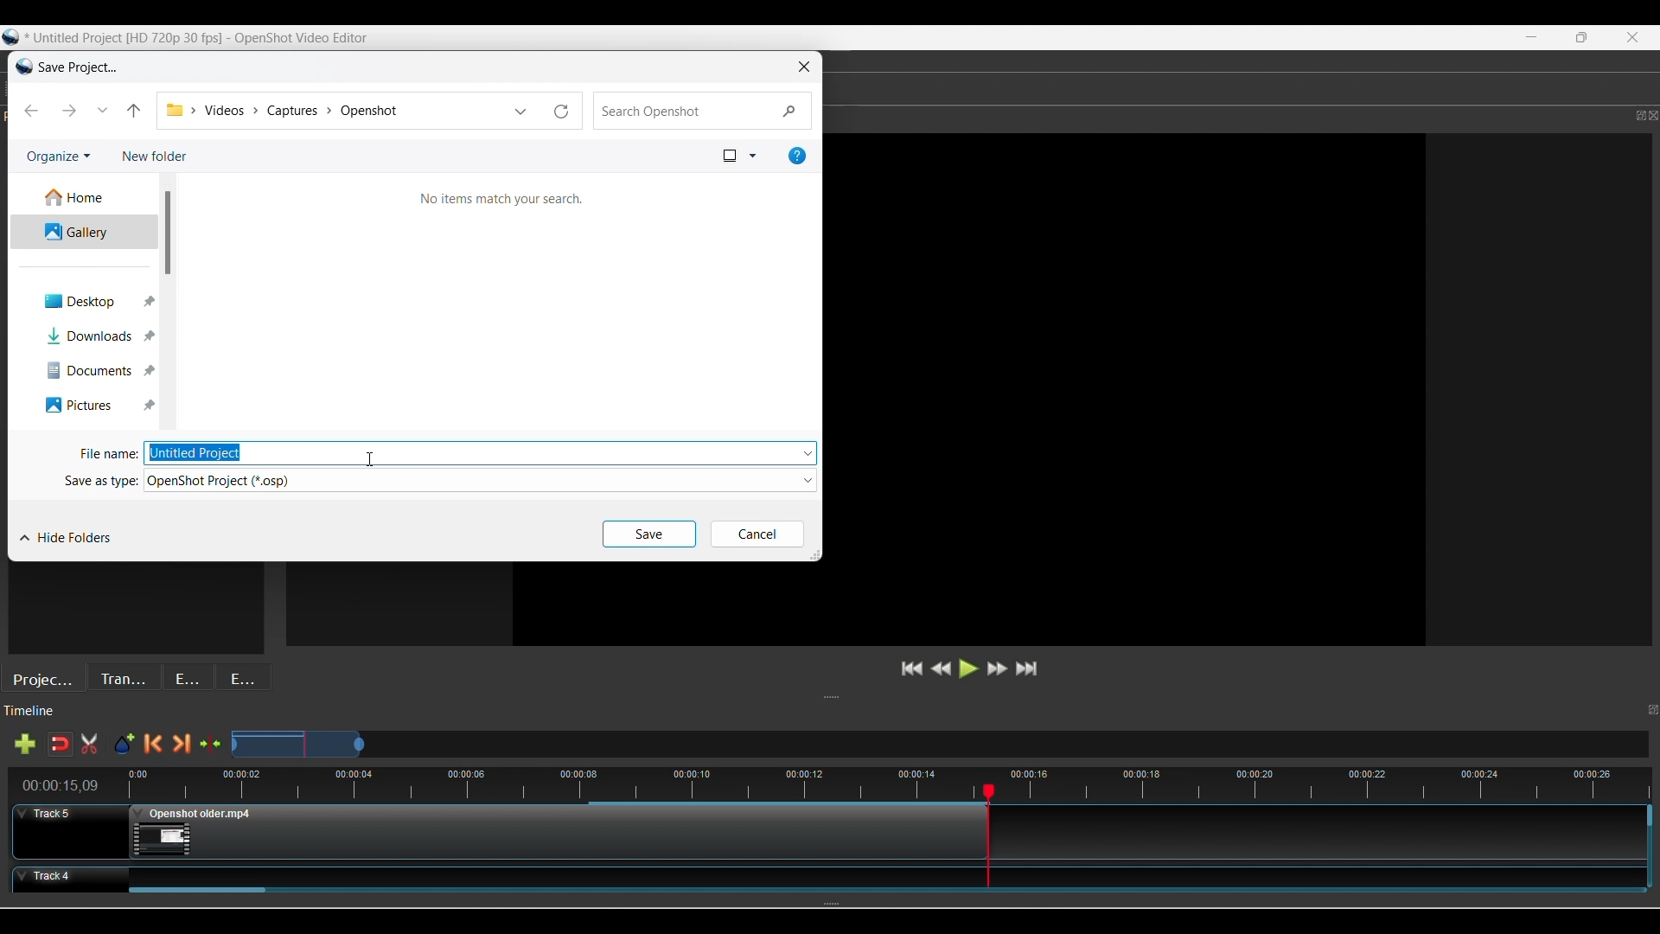  What do you see at coordinates (752, 155) in the screenshot?
I see `More view options` at bounding box center [752, 155].